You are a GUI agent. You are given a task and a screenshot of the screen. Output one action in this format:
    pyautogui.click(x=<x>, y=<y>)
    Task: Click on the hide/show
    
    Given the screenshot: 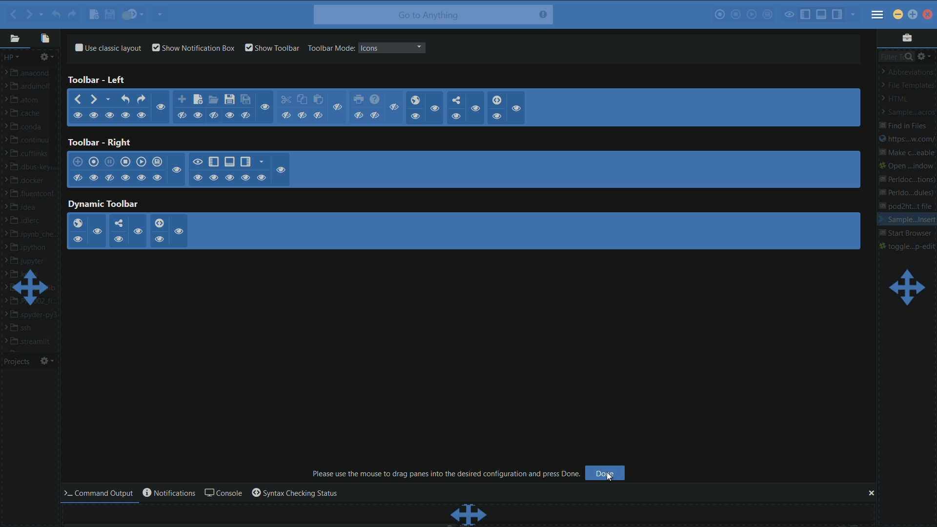 What is the action you would take?
    pyautogui.click(x=78, y=178)
    